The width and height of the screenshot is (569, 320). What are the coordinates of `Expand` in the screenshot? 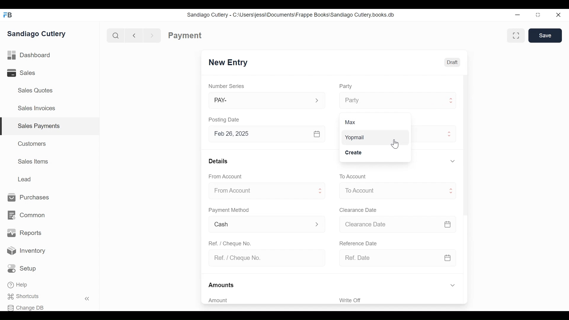 It's located at (452, 100).